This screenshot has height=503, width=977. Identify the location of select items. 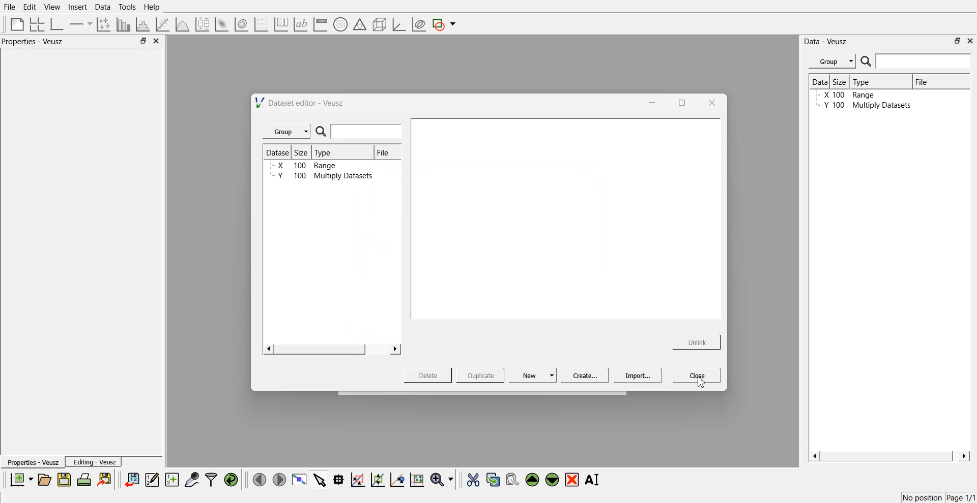
(320, 479).